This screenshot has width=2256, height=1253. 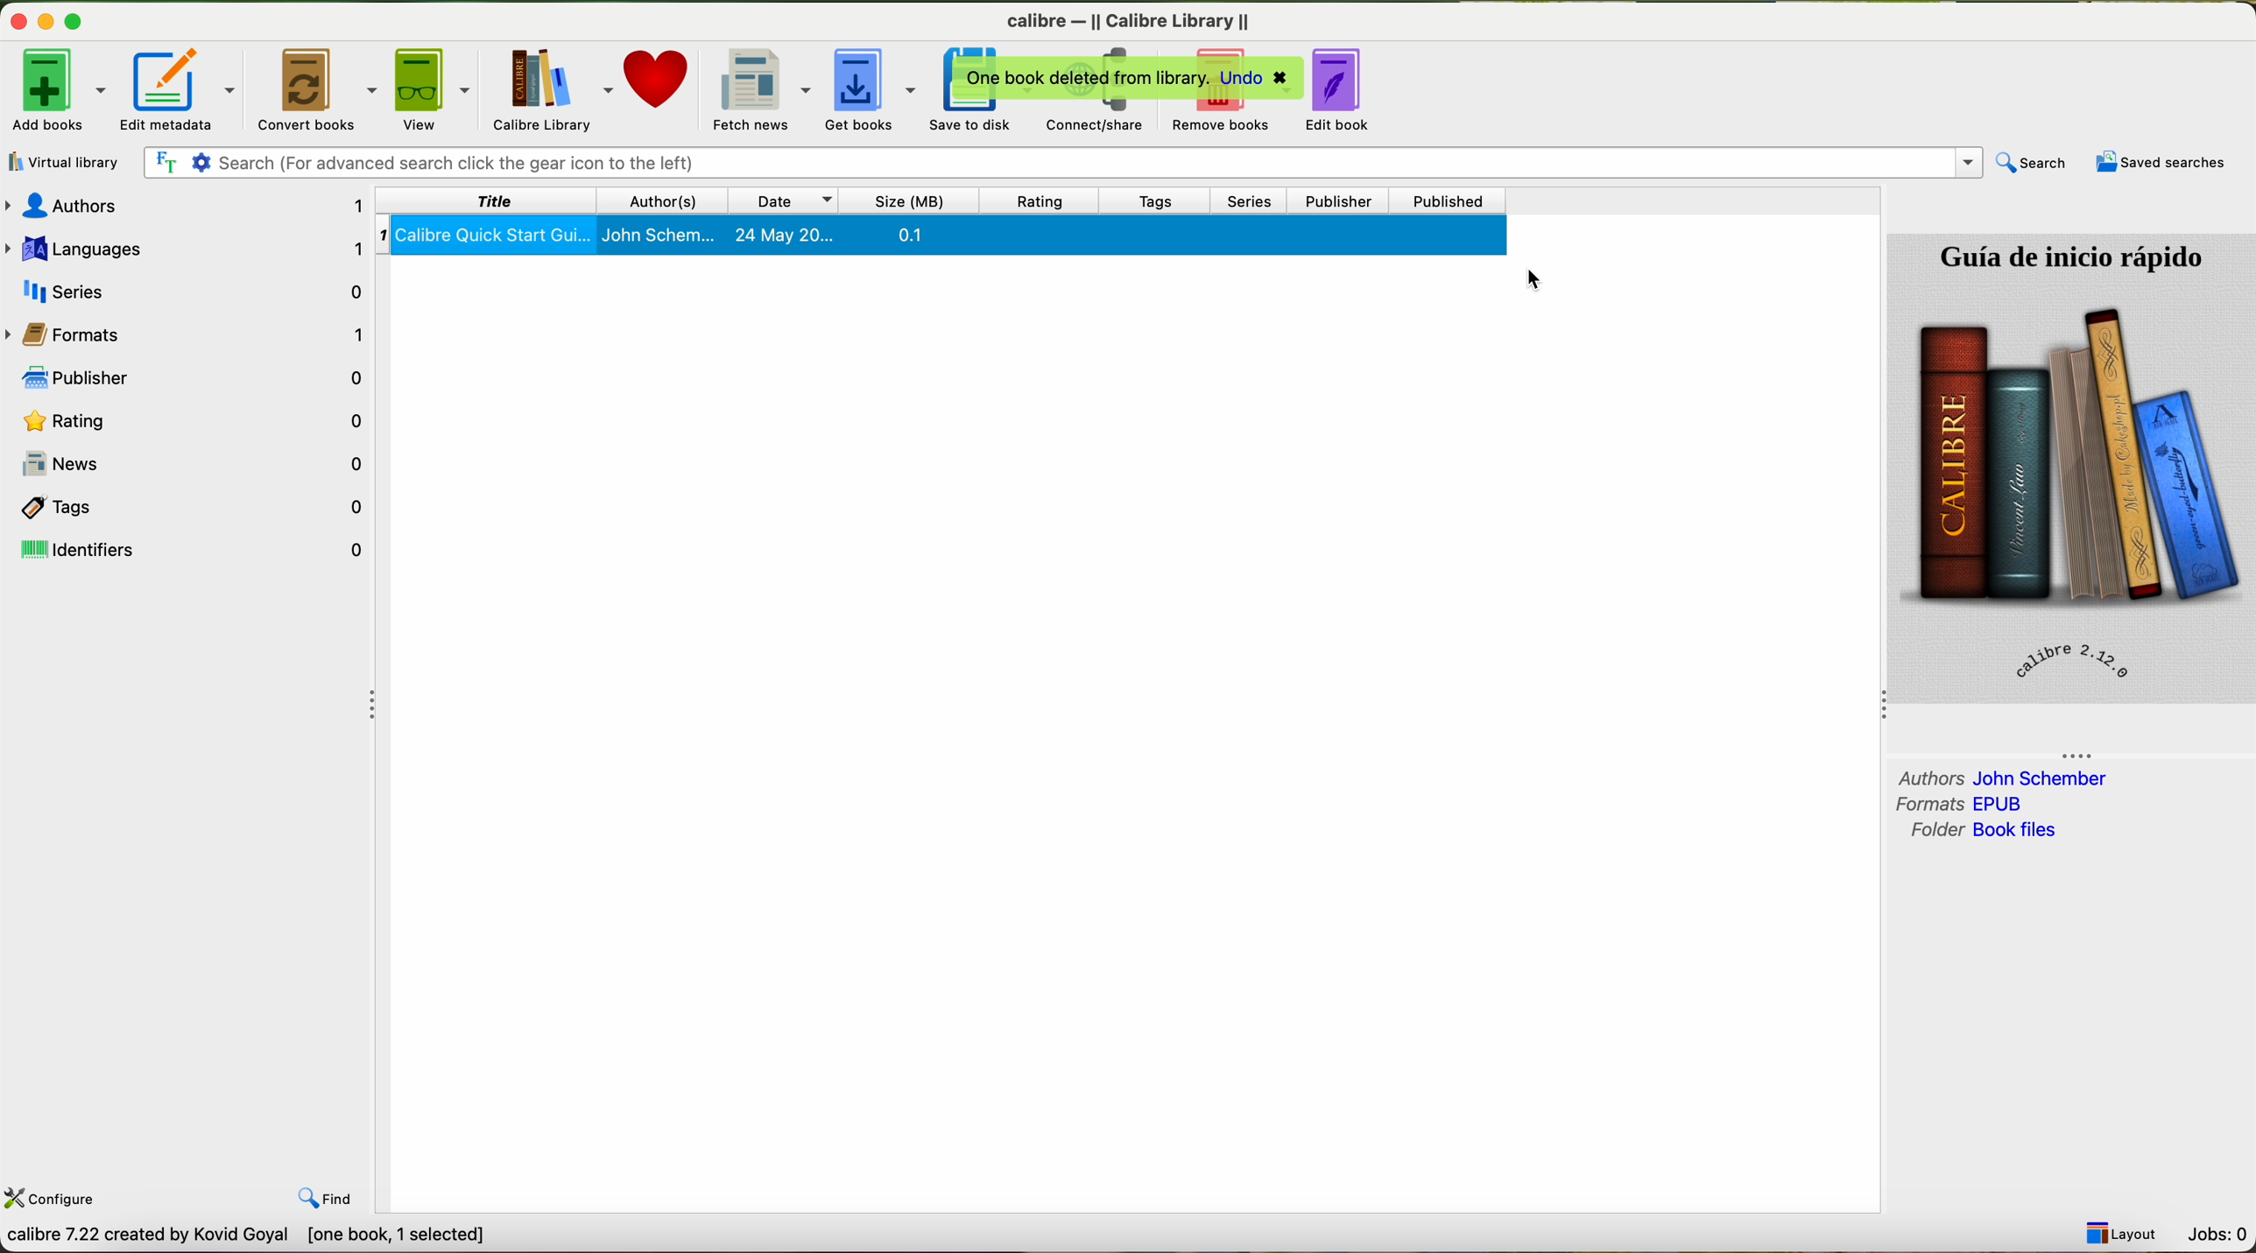 I want to click on view, so click(x=431, y=89).